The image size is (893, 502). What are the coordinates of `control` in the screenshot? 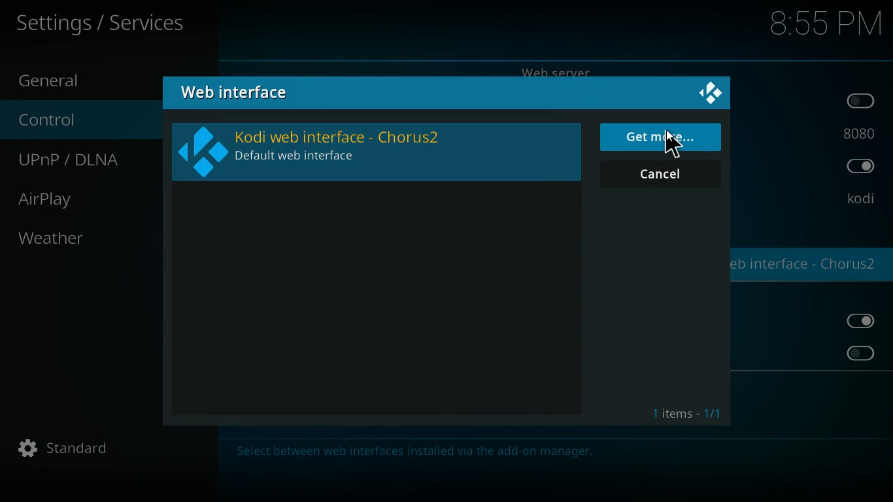 It's located at (63, 121).